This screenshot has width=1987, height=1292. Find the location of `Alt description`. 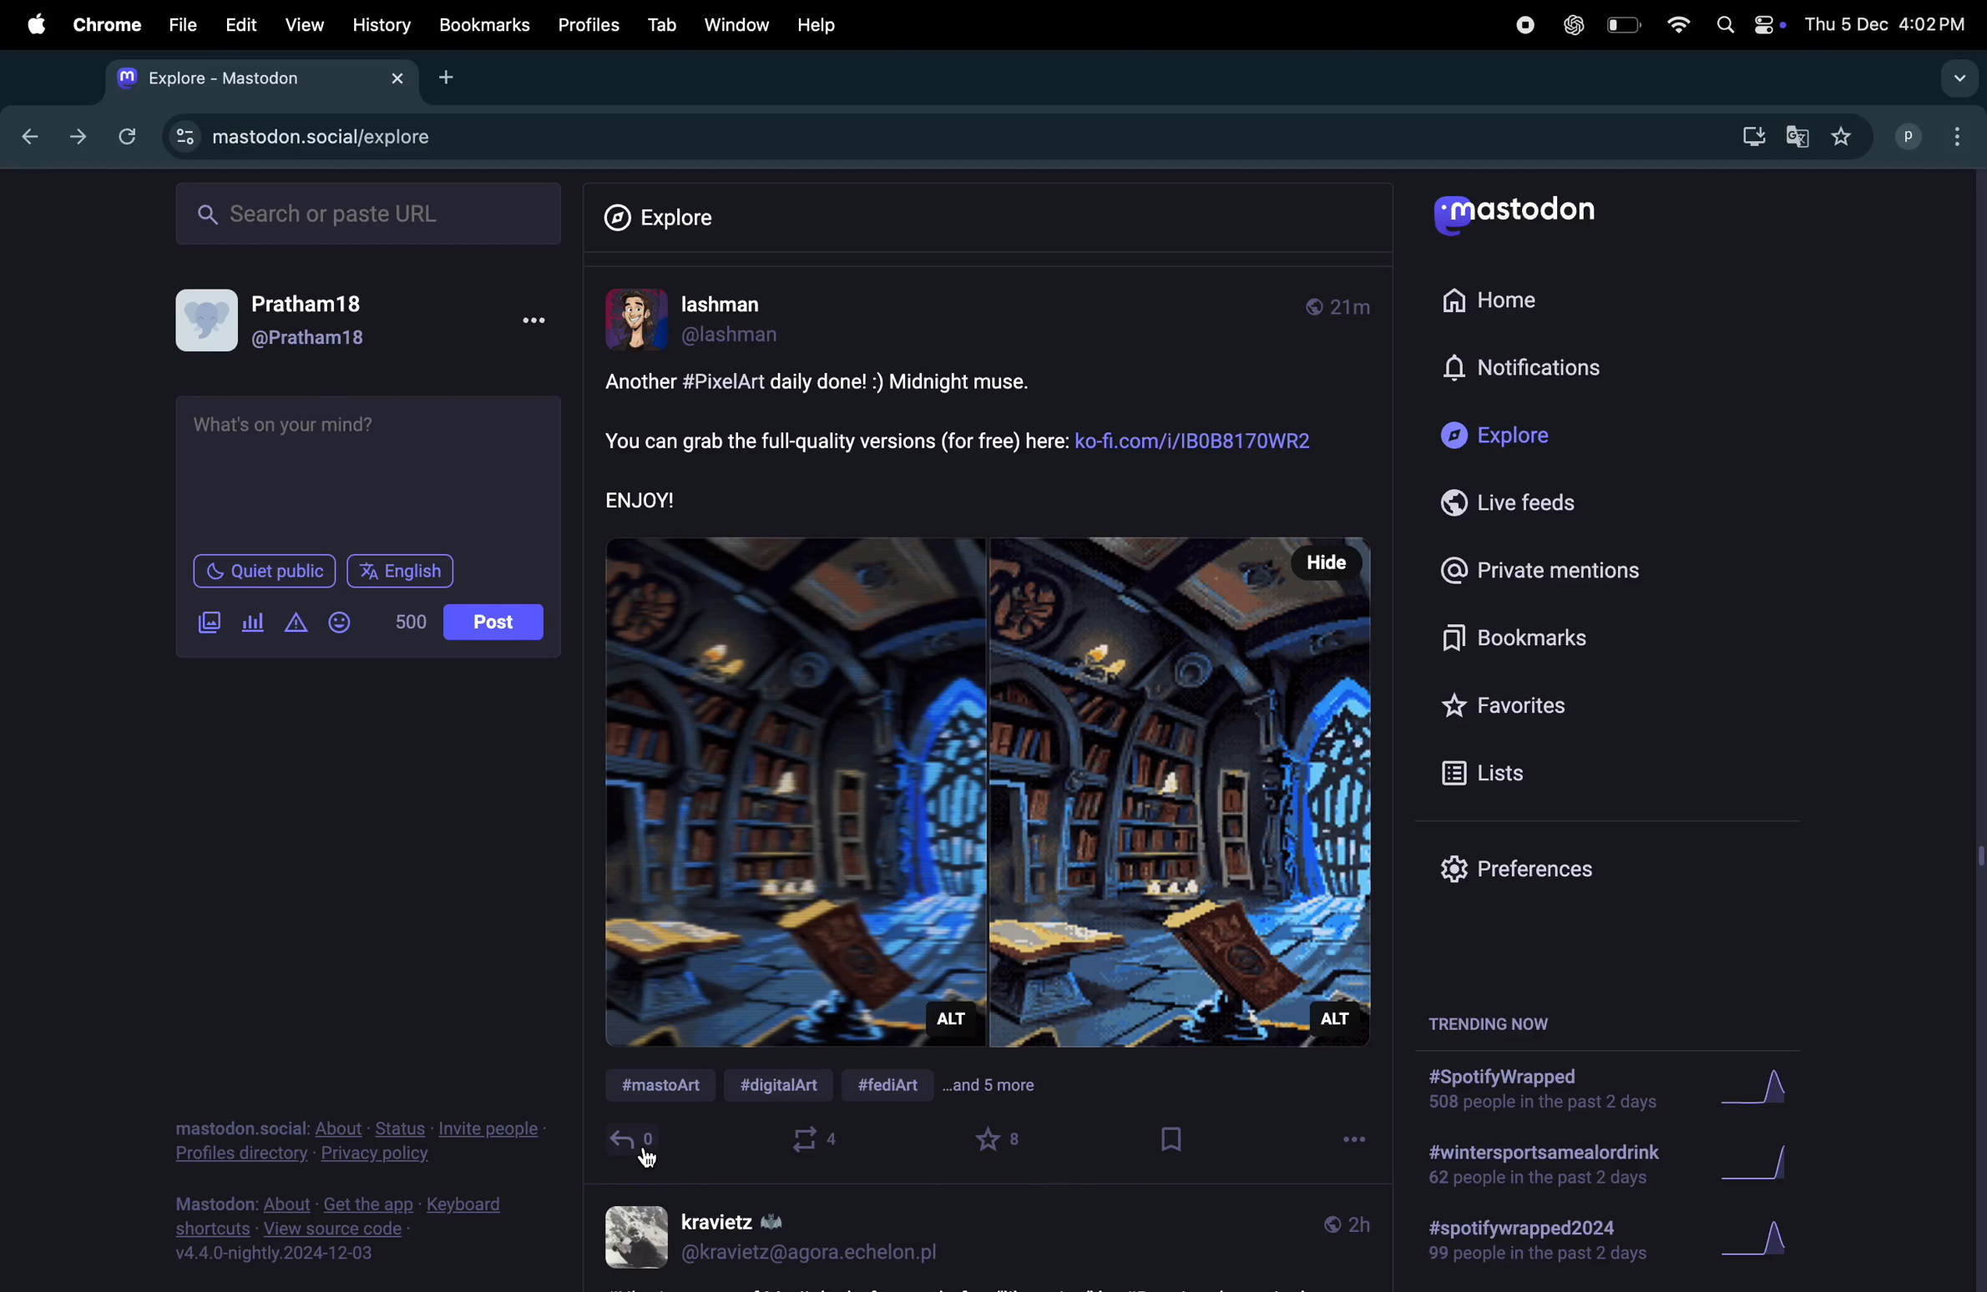

Alt description is located at coordinates (1334, 1017).